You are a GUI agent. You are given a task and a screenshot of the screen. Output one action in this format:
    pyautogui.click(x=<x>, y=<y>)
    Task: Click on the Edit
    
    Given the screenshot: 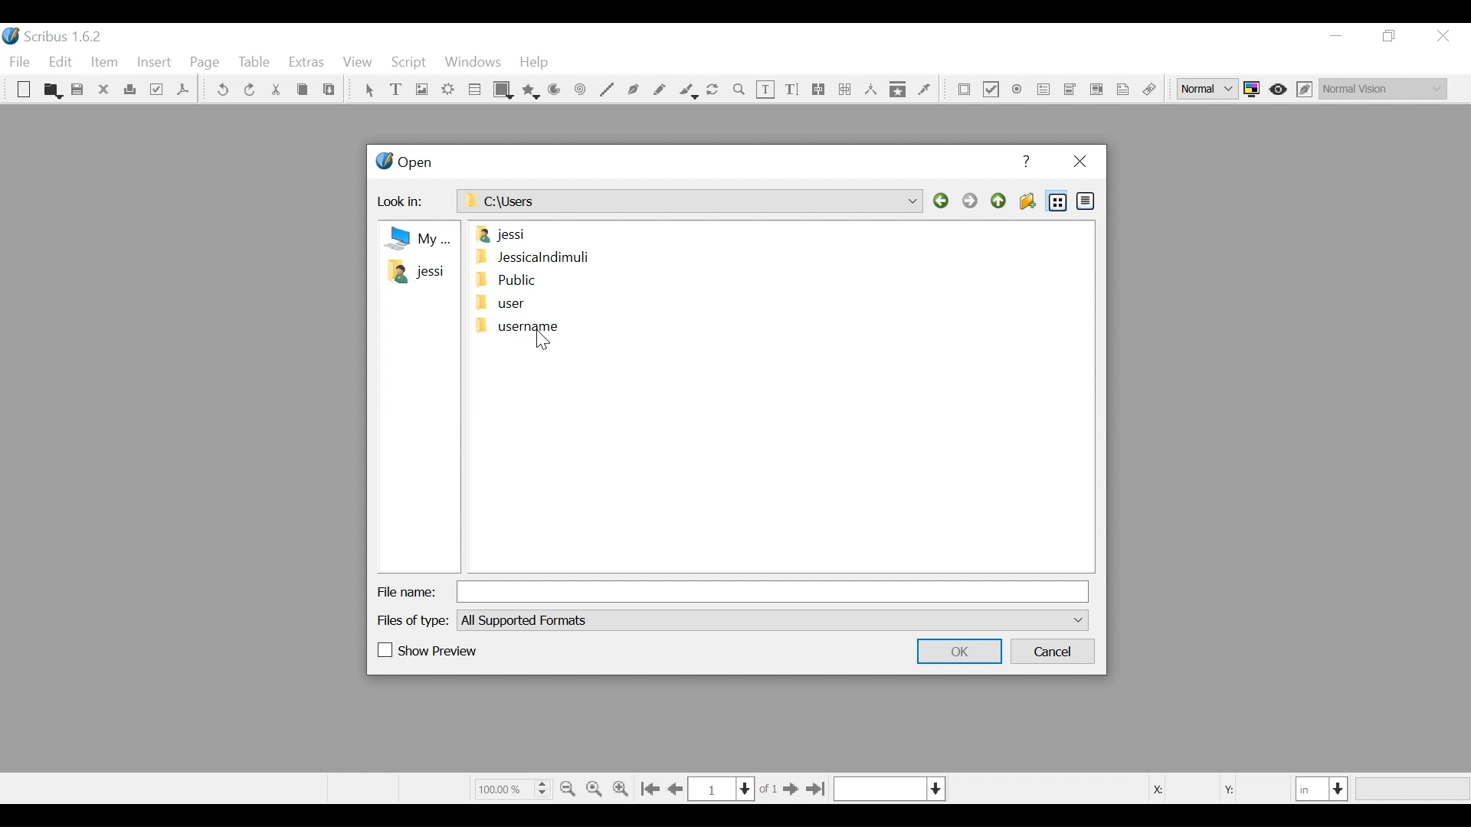 What is the action you would take?
    pyautogui.click(x=62, y=63)
    